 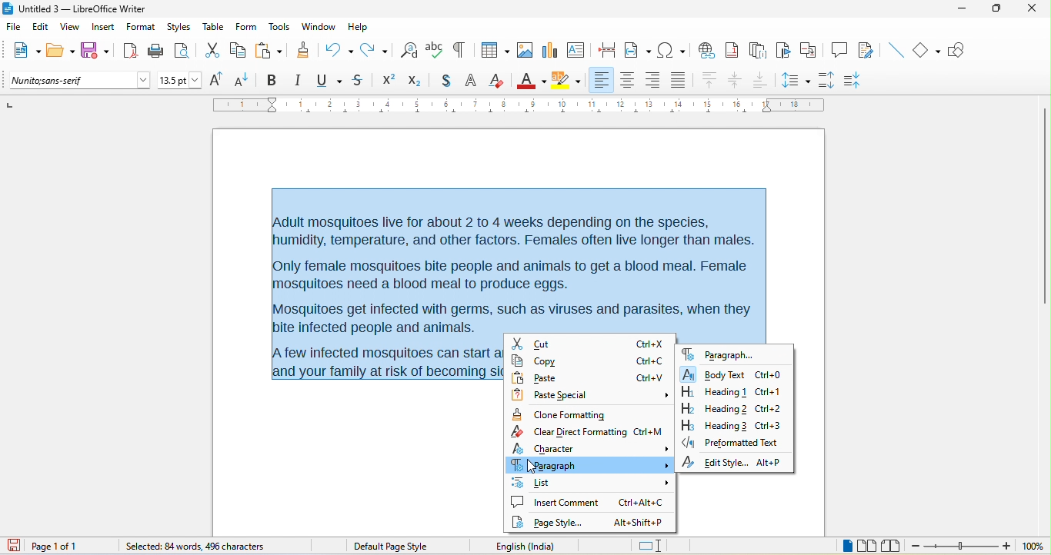 What do you see at coordinates (75, 9) in the screenshot?
I see `title` at bounding box center [75, 9].